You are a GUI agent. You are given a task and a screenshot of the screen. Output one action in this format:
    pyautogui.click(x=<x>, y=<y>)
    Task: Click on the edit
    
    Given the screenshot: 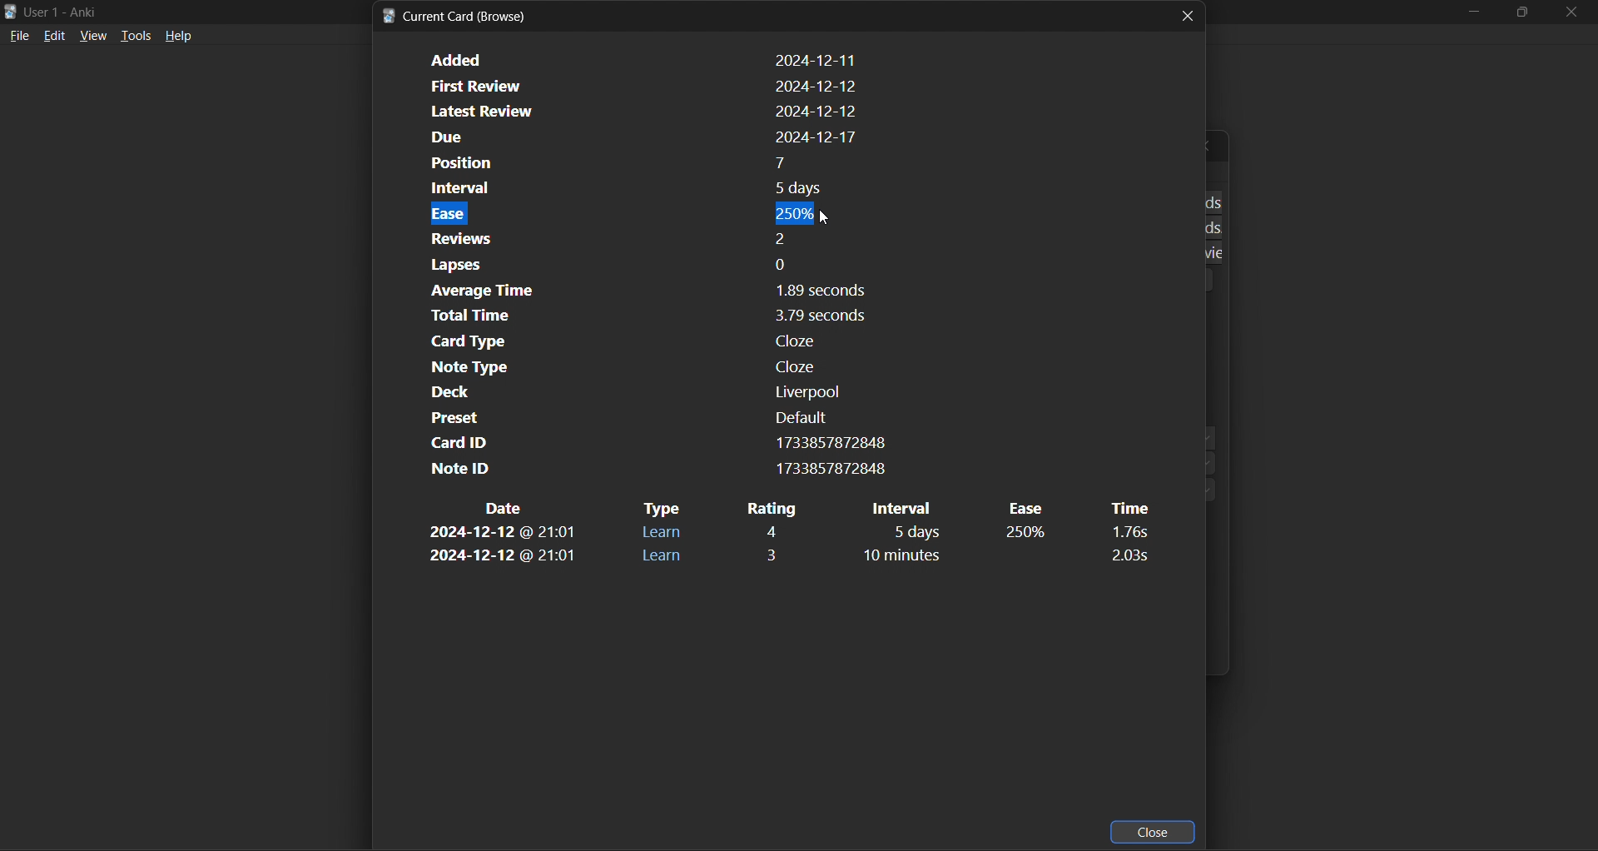 What is the action you would take?
    pyautogui.click(x=55, y=37)
    